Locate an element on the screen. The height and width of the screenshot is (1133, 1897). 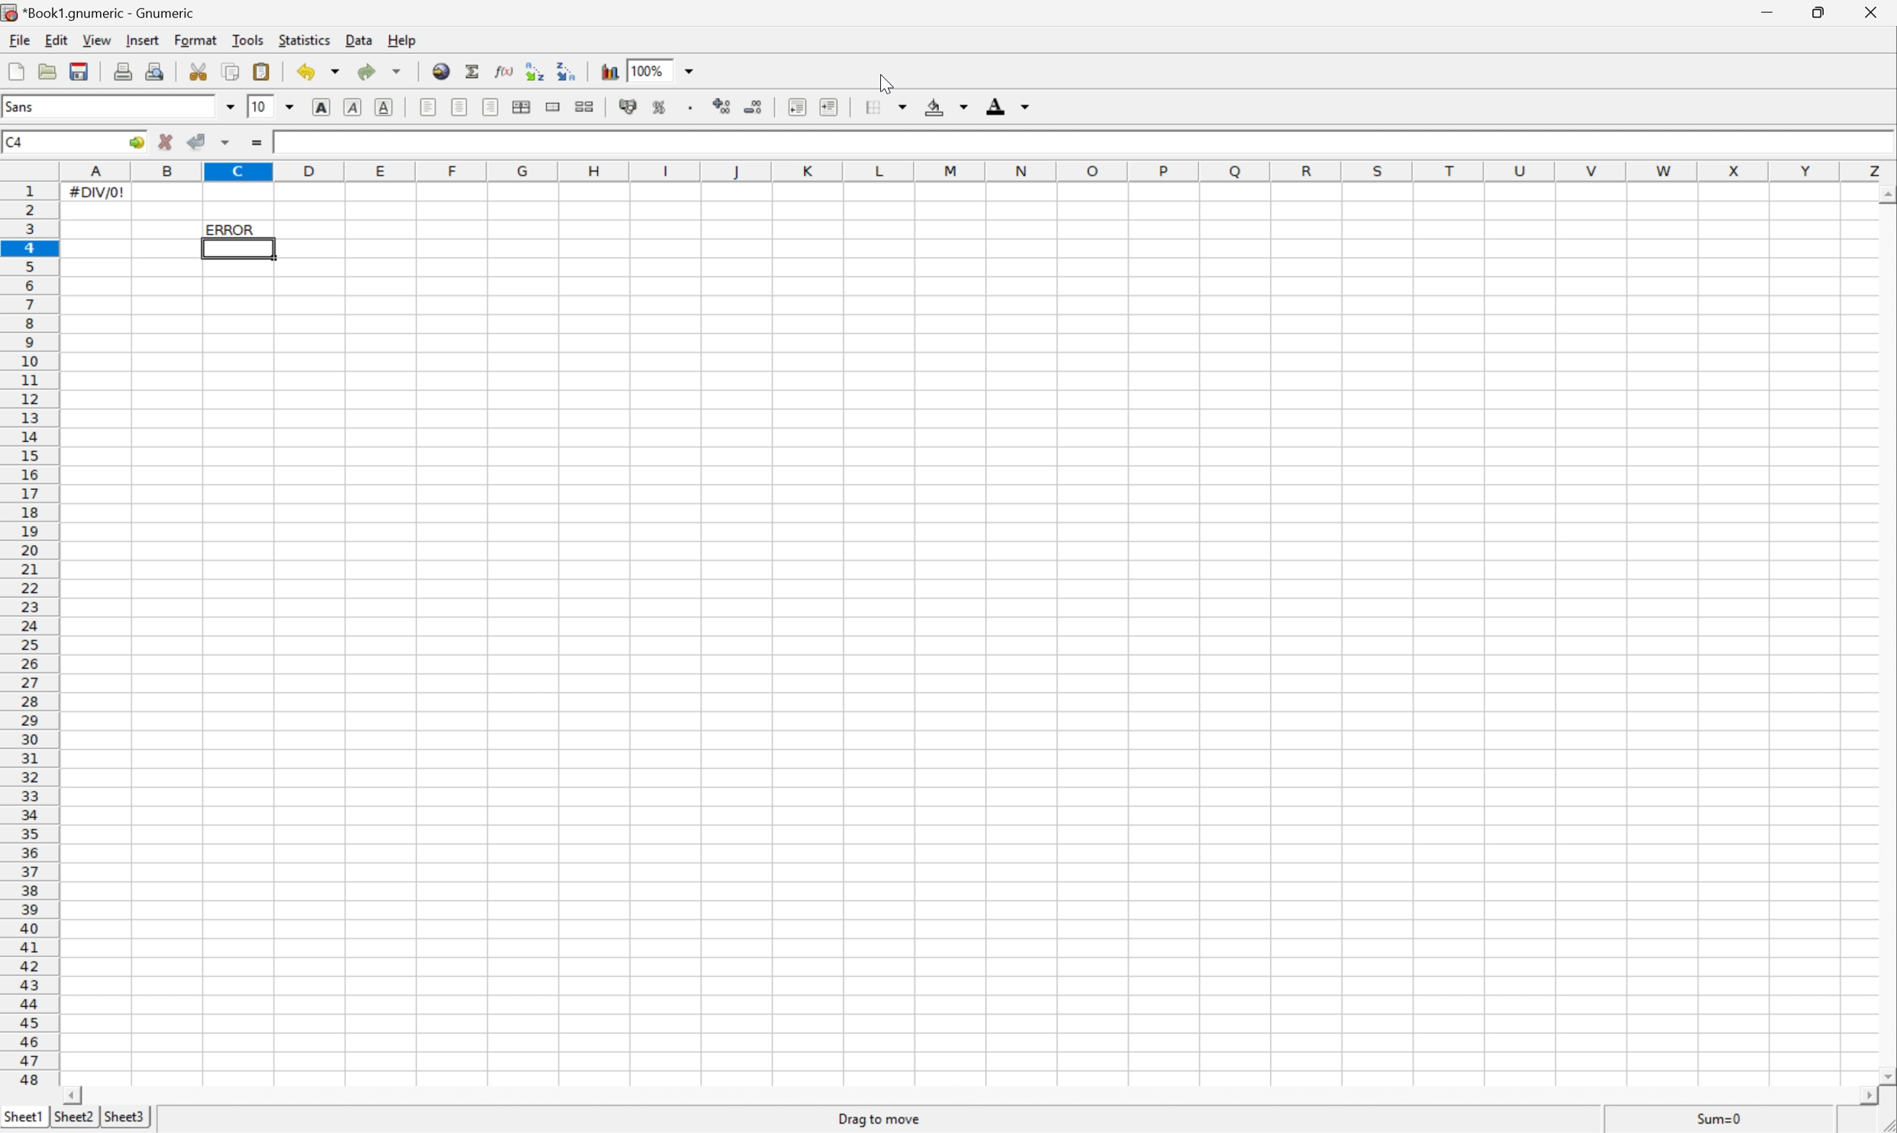
Align left is located at coordinates (431, 108).